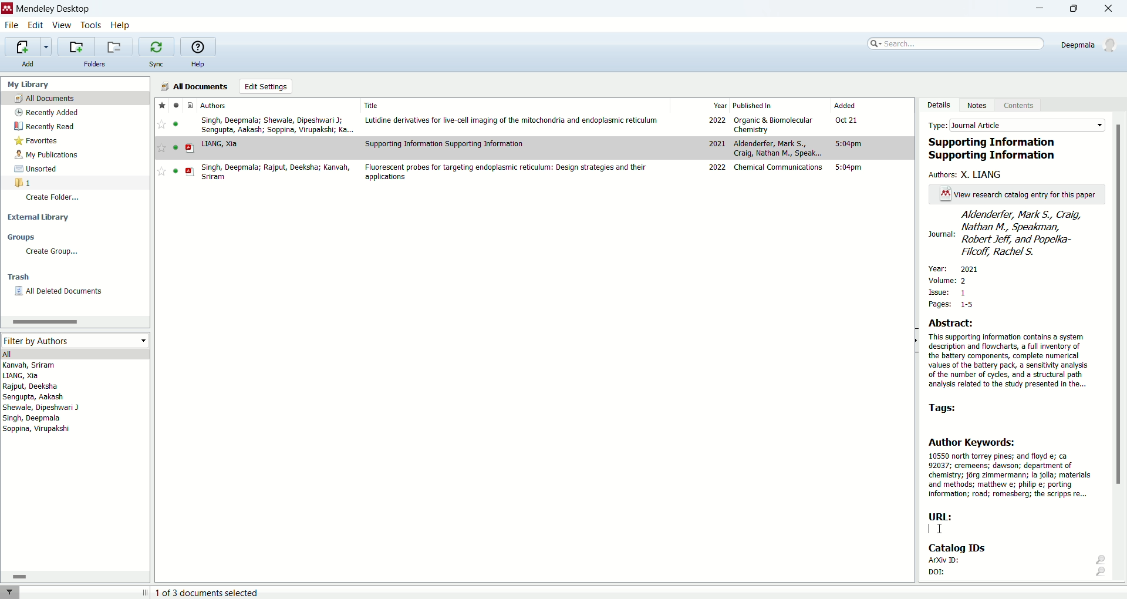 This screenshot has width=1127, height=599. Describe the element at coordinates (220, 144) in the screenshot. I see `LIANG, Xia` at that location.